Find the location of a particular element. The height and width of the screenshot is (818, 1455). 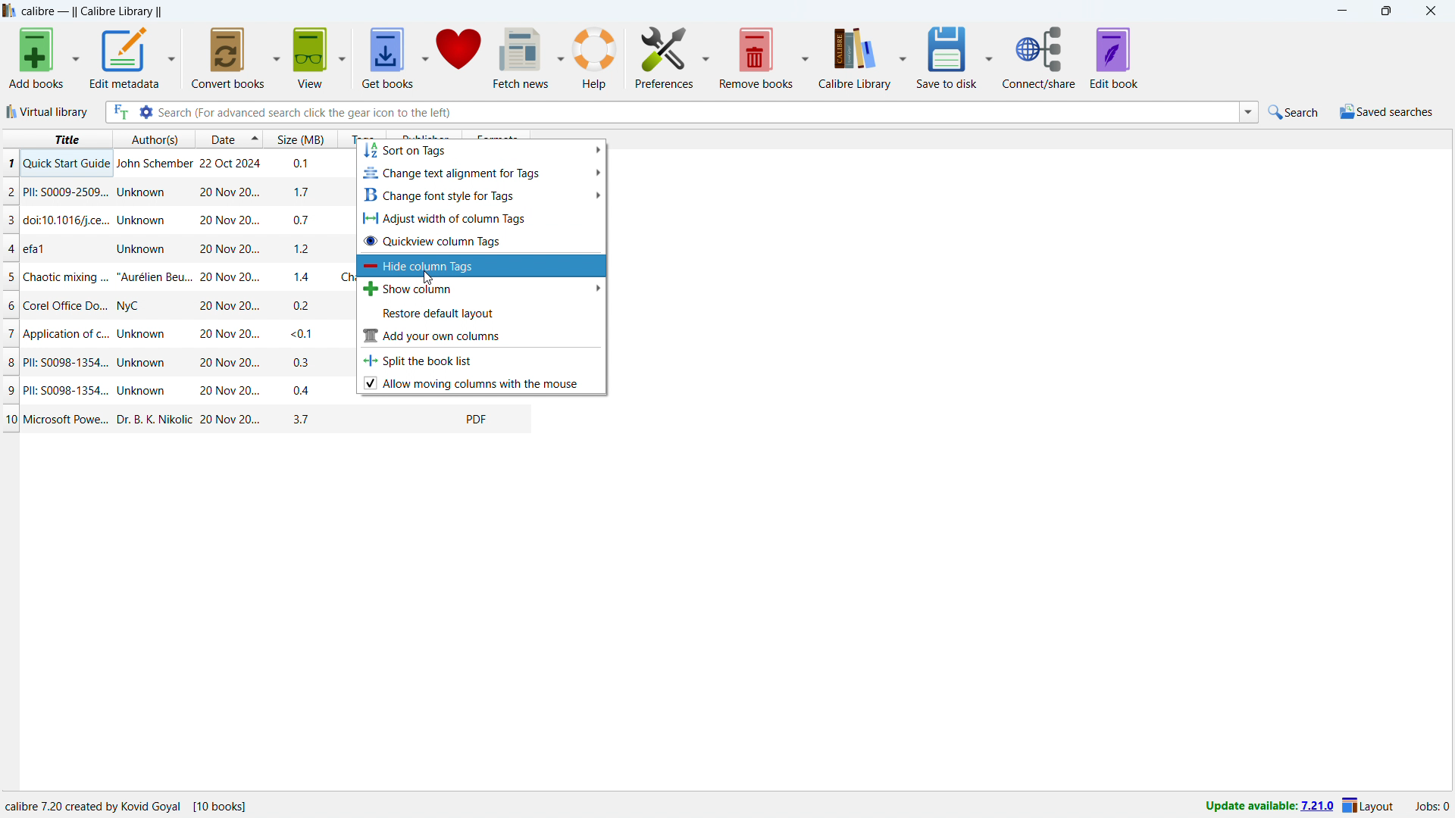

enter search string is located at coordinates (699, 113).